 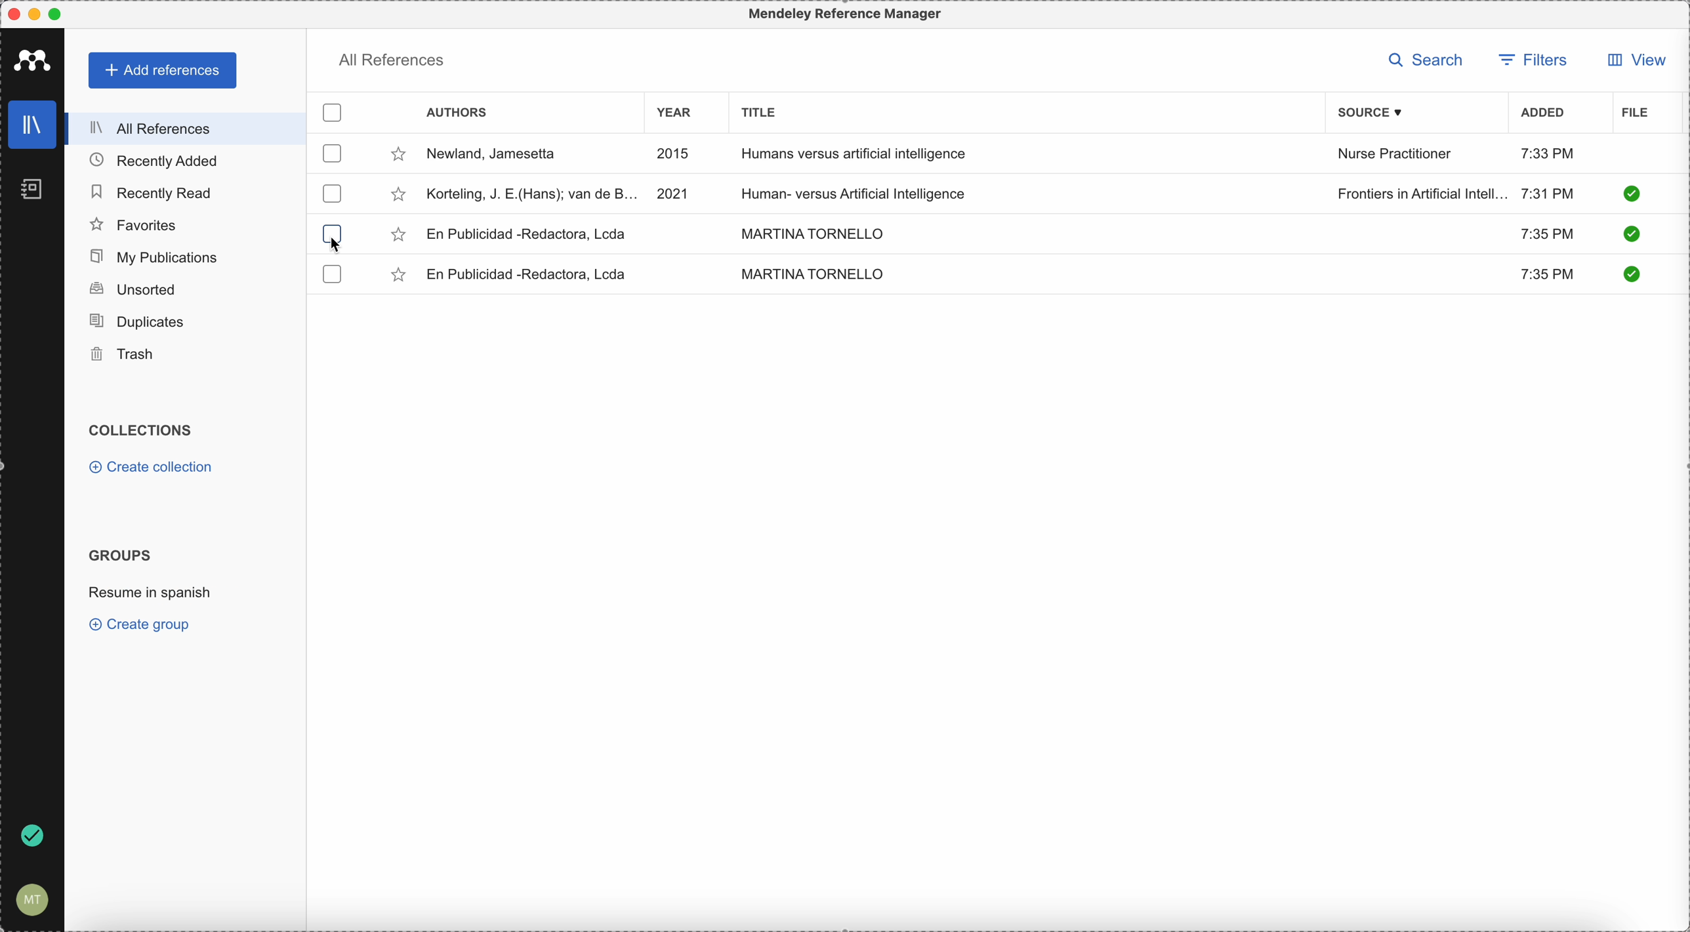 What do you see at coordinates (1548, 153) in the screenshot?
I see `7:33 PM` at bounding box center [1548, 153].